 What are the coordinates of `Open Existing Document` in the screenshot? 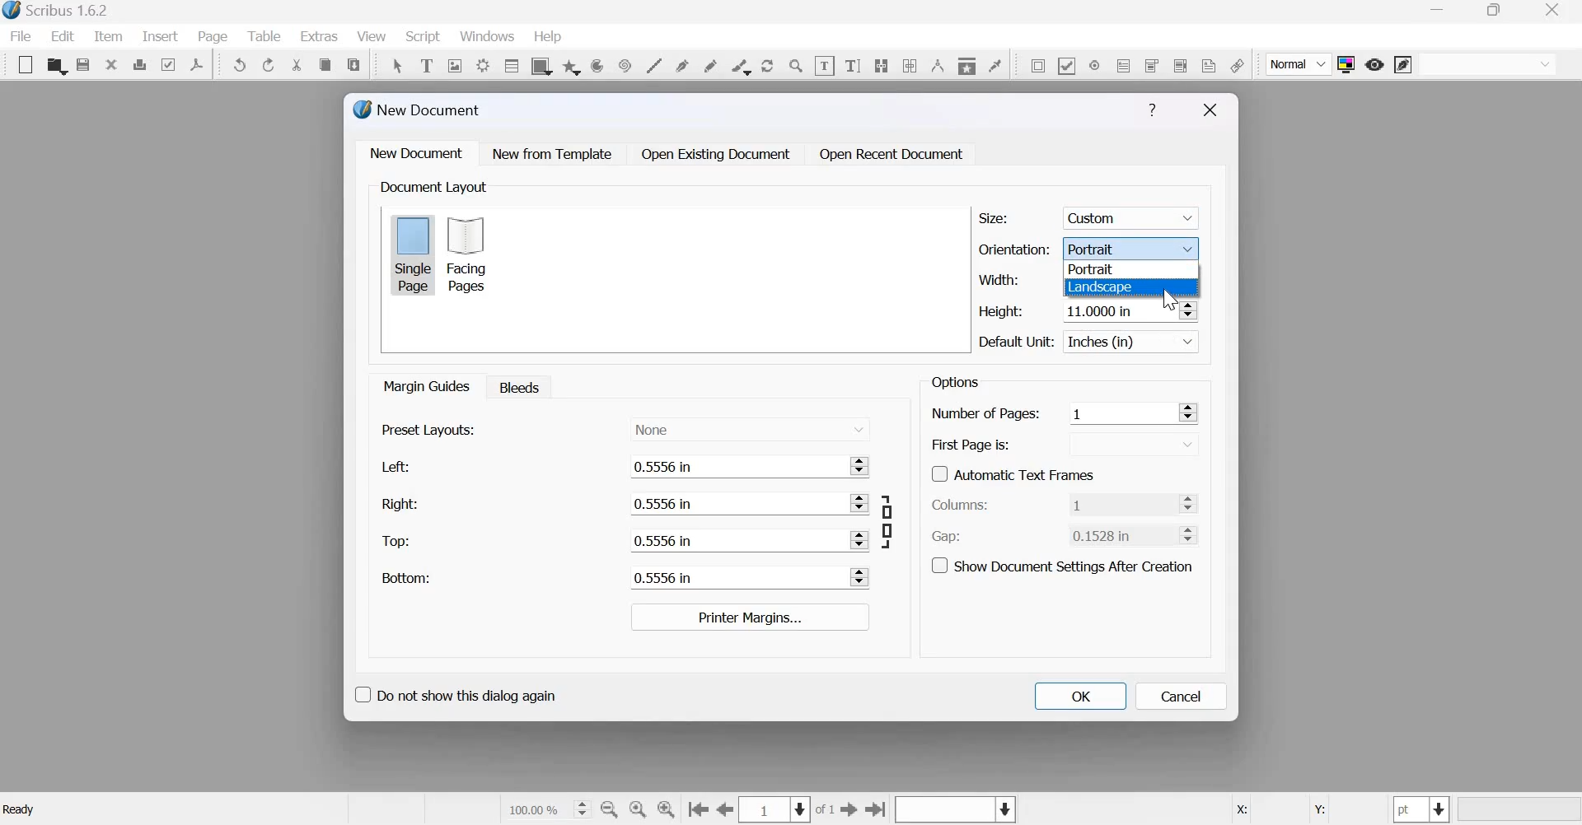 It's located at (714, 154).